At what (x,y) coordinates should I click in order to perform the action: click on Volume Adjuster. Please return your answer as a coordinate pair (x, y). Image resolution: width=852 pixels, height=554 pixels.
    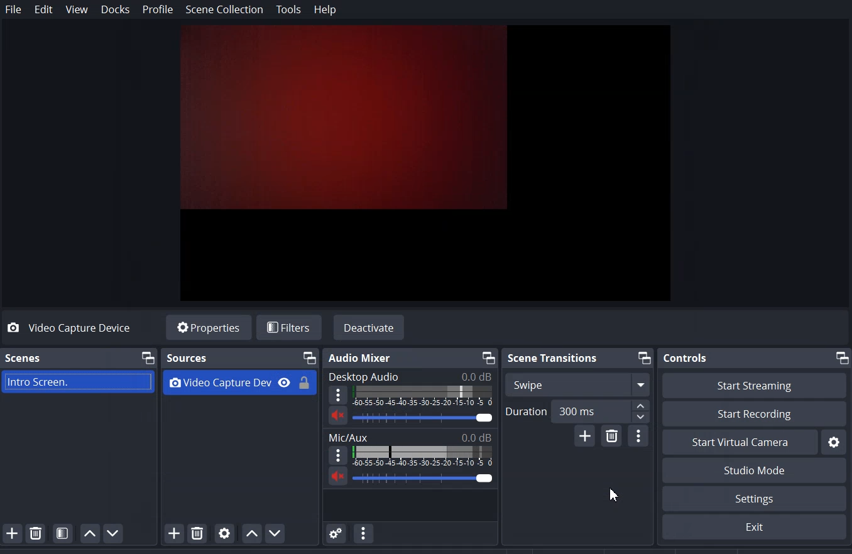
    Looking at the image, I should click on (424, 477).